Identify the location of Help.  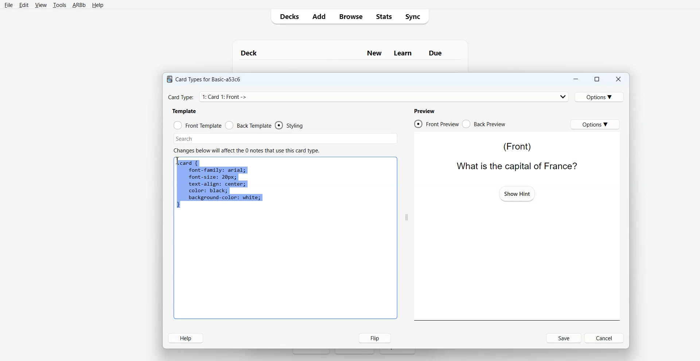
(186, 338).